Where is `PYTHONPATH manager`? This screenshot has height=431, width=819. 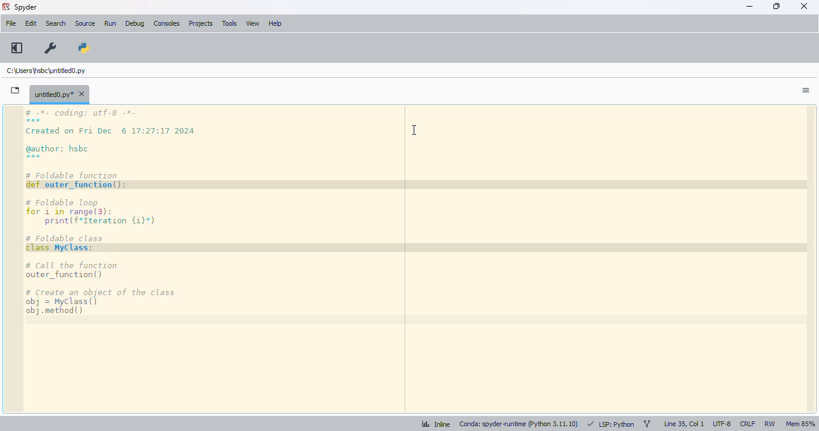
PYTHONPATH manager is located at coordinates (84, 48).